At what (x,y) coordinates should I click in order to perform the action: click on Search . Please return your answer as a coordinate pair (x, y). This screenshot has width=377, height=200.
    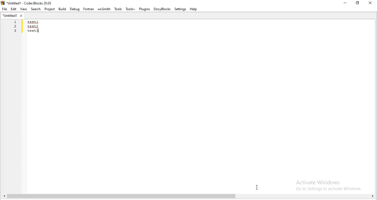
    Looking at the image, I should click on (36, 9).